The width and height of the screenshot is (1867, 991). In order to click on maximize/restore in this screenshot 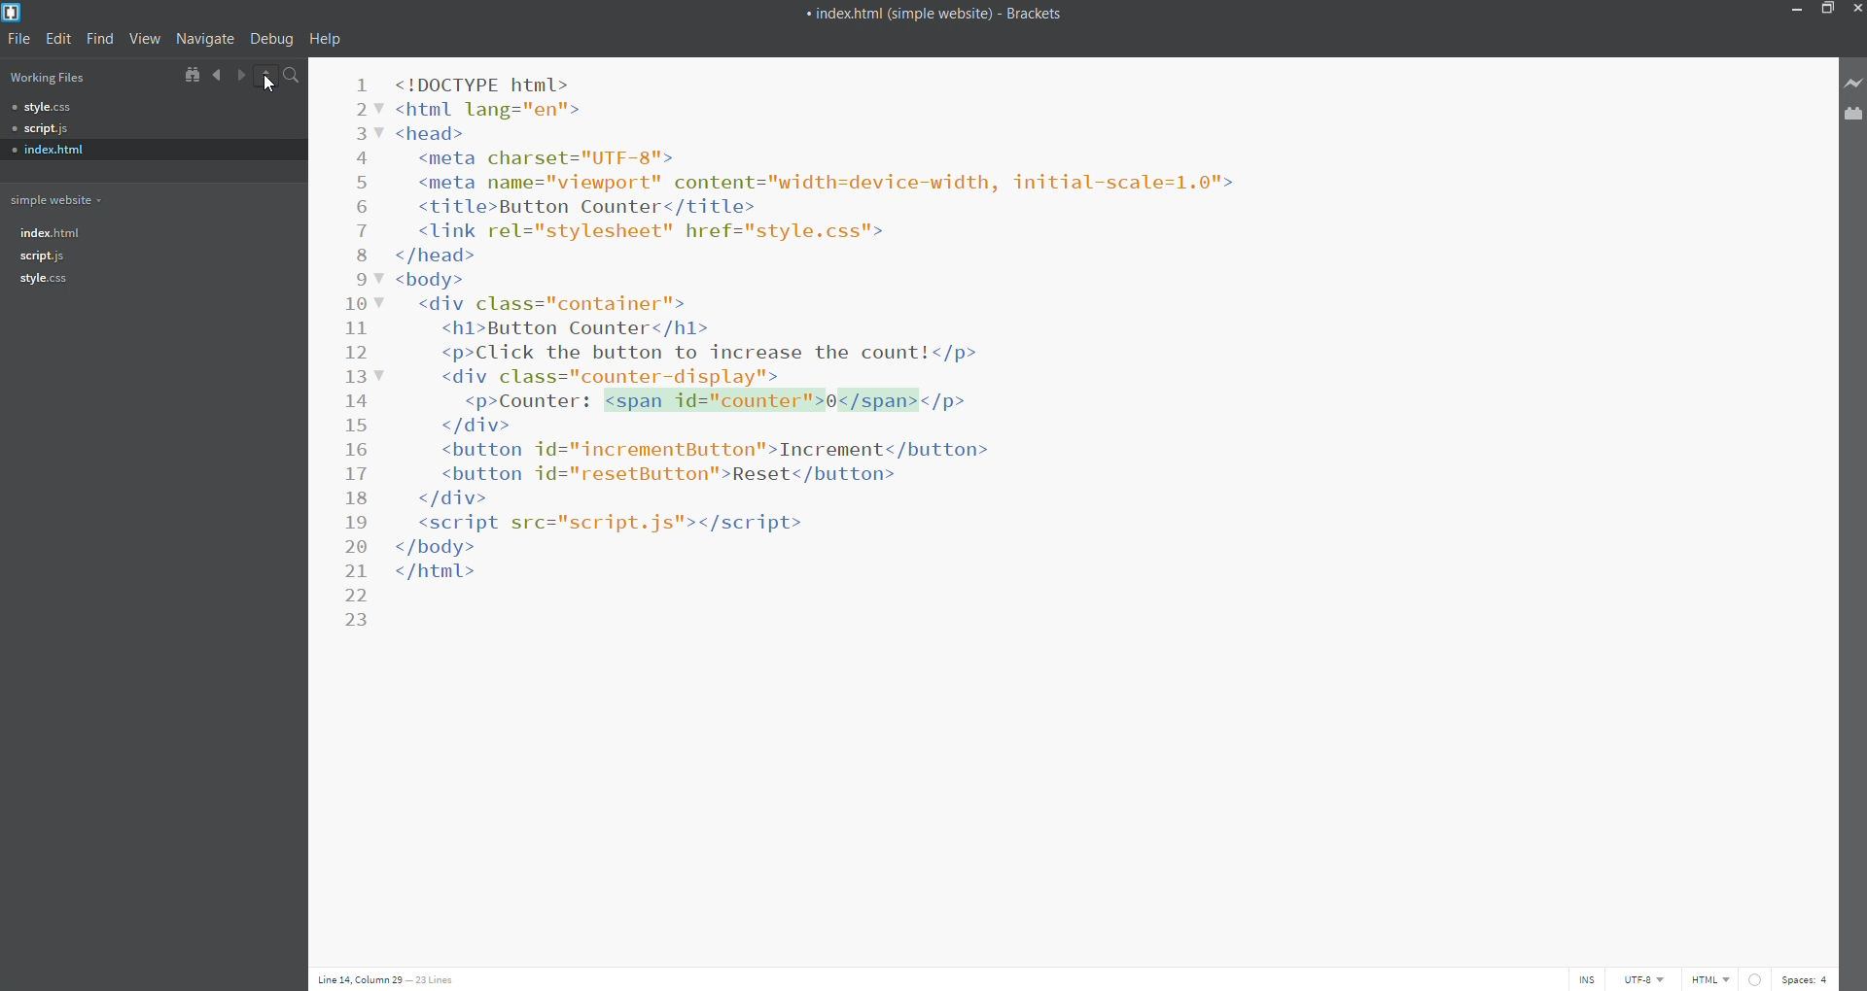, I will do `click(1824, 10)`.